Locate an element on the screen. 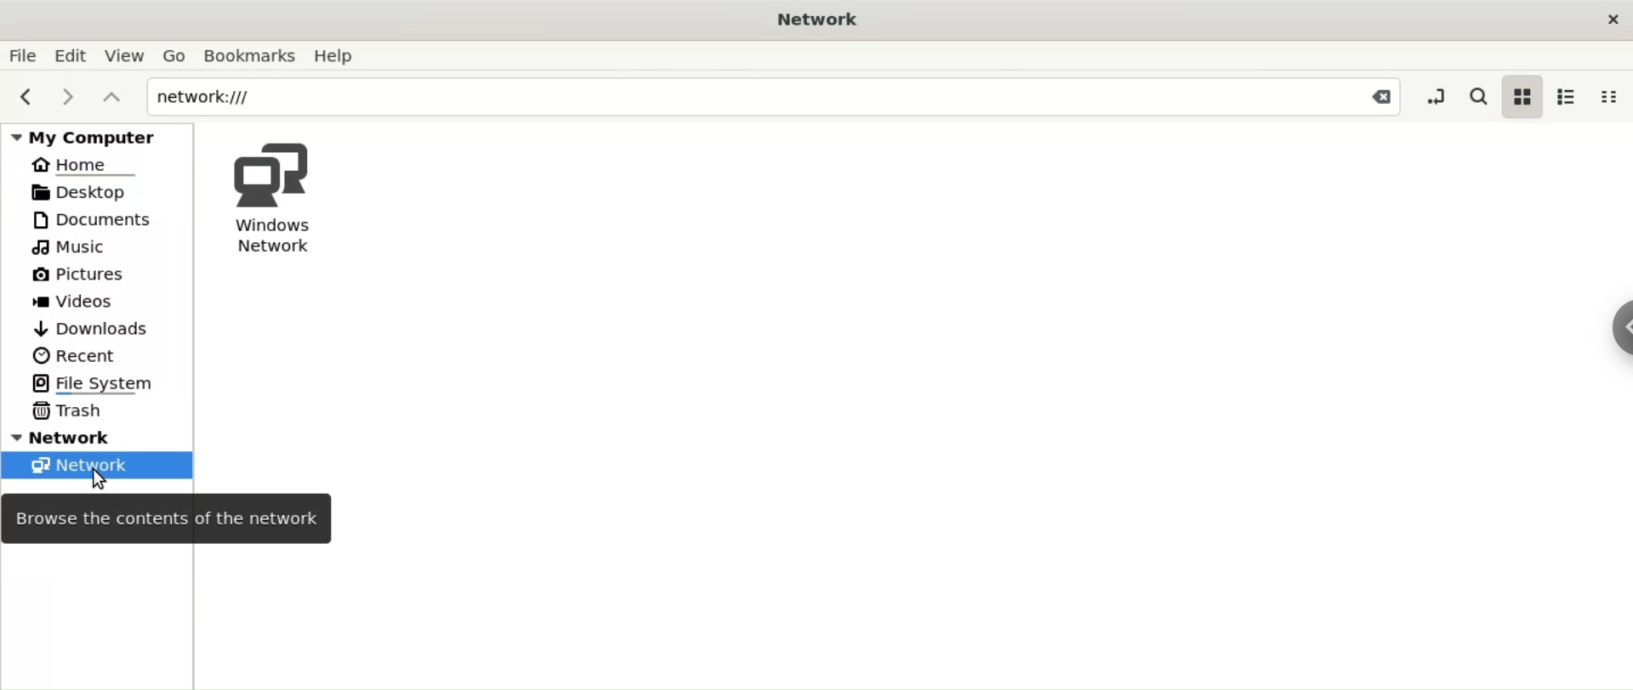 This screenshot has height=690, width=1633. Pictures is located at coordinates (77, 276).